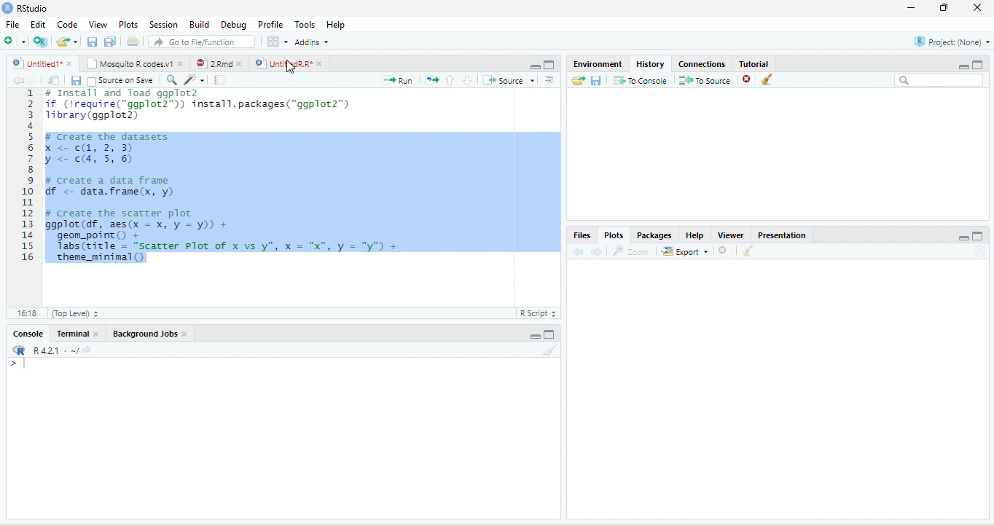 Image resolution: width=994 pixels, height=526 pixels. Describe the element at coordinates (25, 313) in the screenshot. I see `1:1` at that location.